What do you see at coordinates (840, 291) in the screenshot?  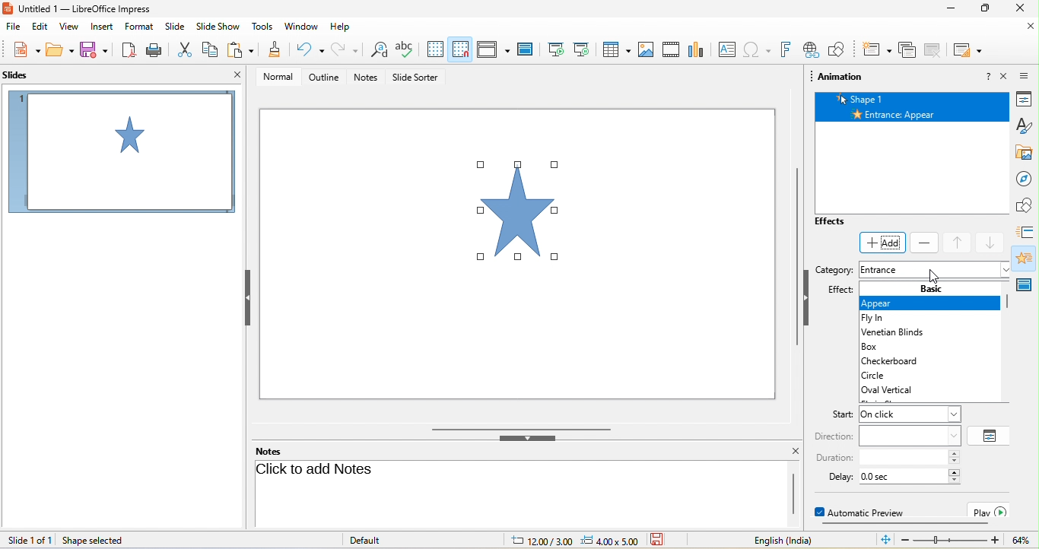 I see `effect` at bounding box center [840, 291].